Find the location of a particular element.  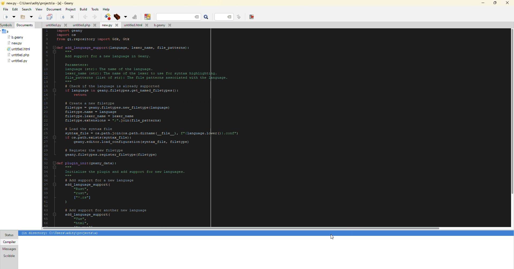

build is located at coordinates (116, 17).